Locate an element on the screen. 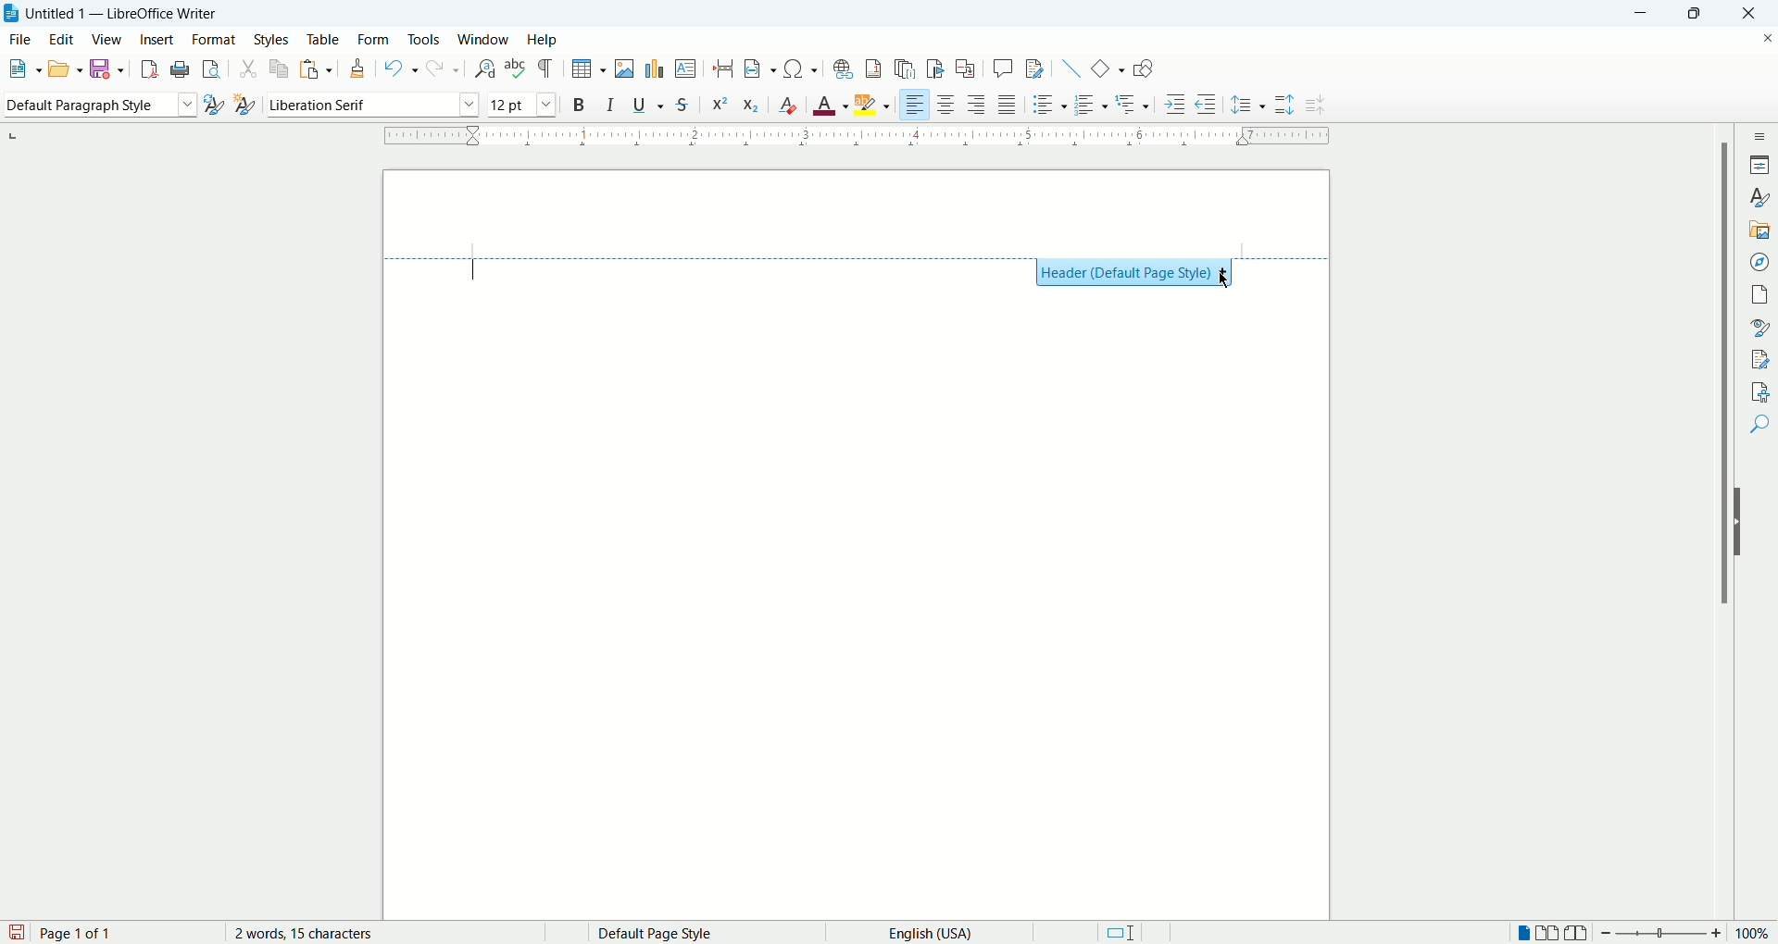 The image size is (1778, 944). insert cross references is located at coordinates (967, 66).